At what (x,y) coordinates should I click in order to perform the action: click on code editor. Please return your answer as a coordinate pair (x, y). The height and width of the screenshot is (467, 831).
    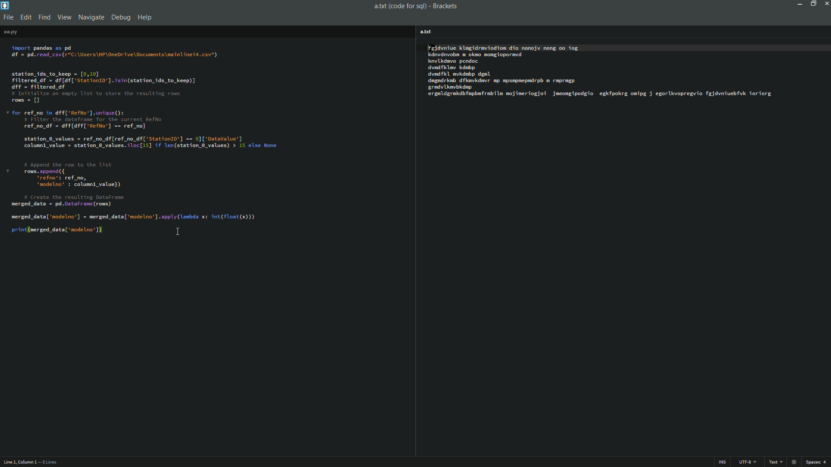
    Looking at the image, I should click on (604, 72).